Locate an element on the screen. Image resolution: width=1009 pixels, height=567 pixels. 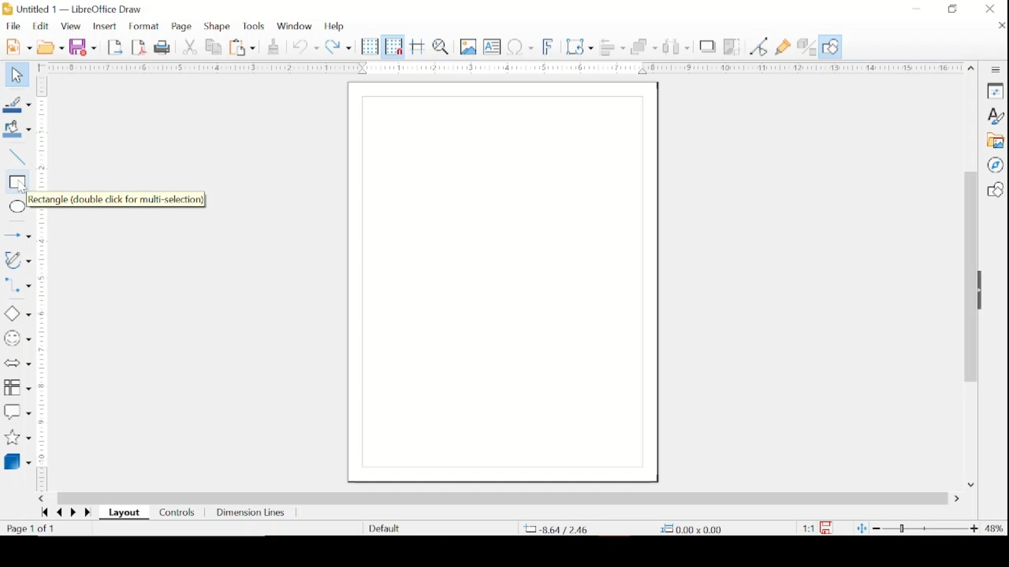
display grid is located at coordinates (370, 47).